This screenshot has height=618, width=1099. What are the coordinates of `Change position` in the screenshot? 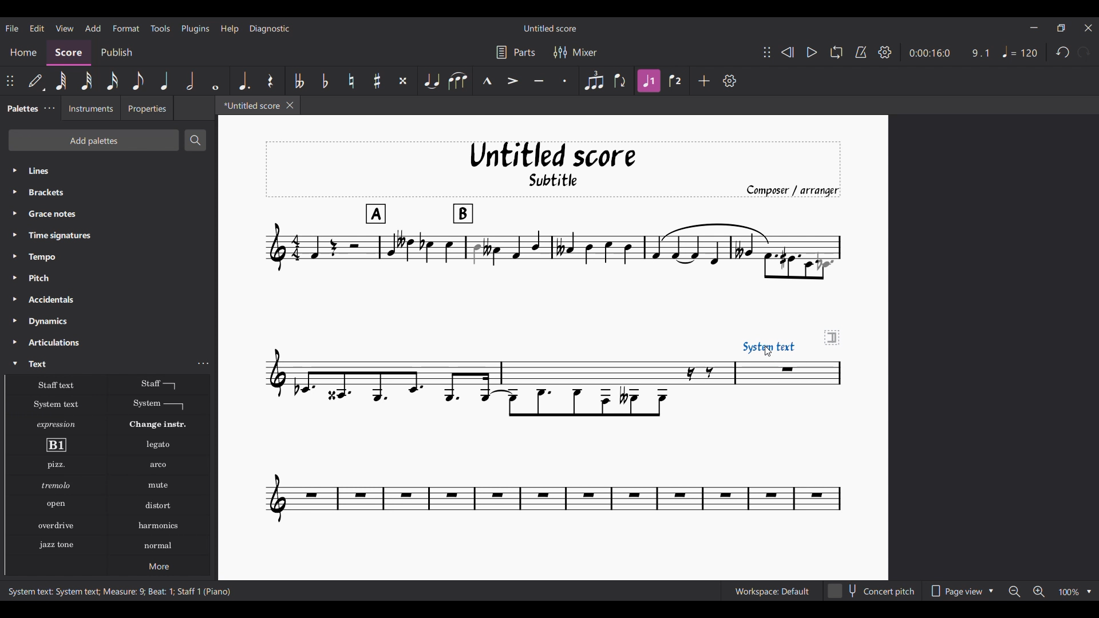 It's located at (767, 52).